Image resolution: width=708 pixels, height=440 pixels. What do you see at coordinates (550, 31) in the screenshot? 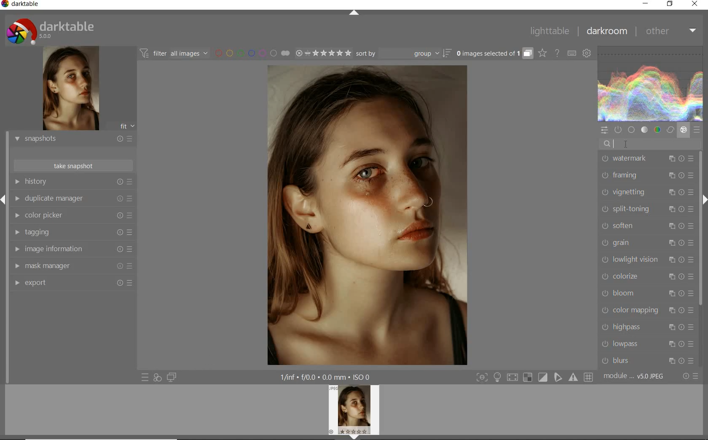
I see `lighttable` at bounding box center [550, 31].